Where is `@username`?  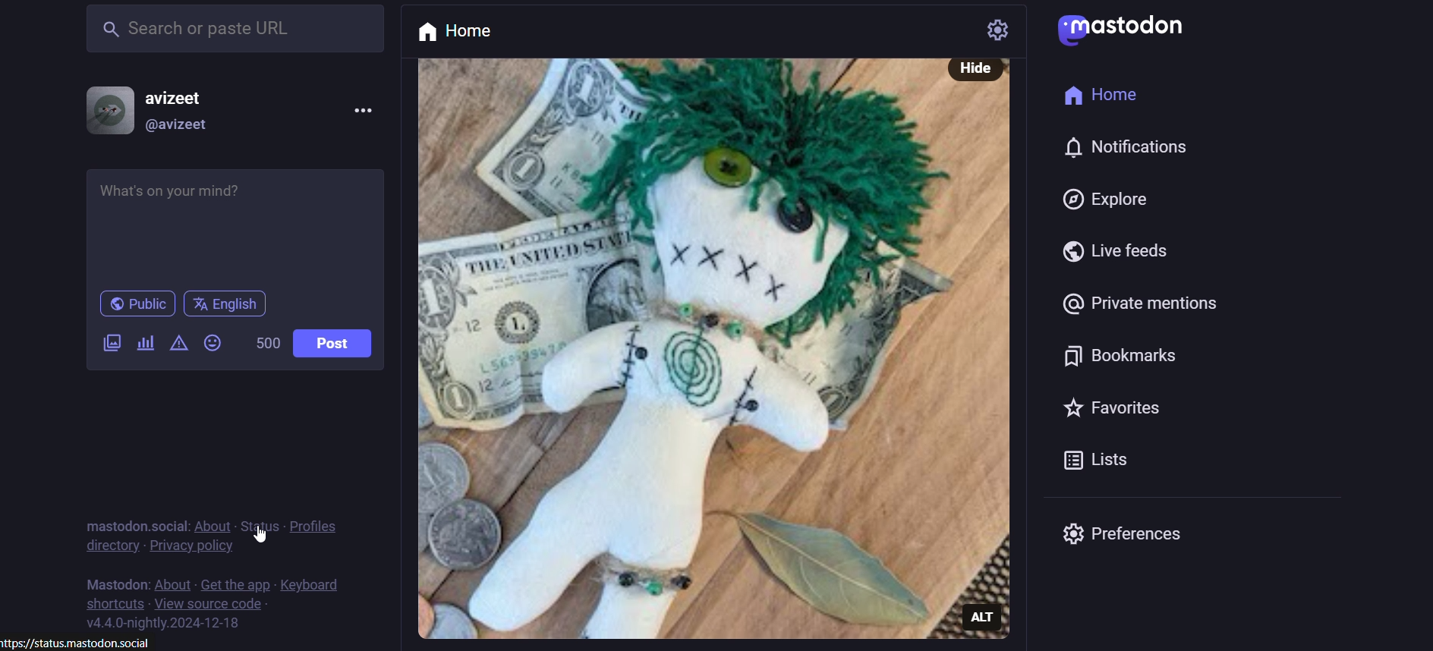 @username is located at coordinates (186, 126).